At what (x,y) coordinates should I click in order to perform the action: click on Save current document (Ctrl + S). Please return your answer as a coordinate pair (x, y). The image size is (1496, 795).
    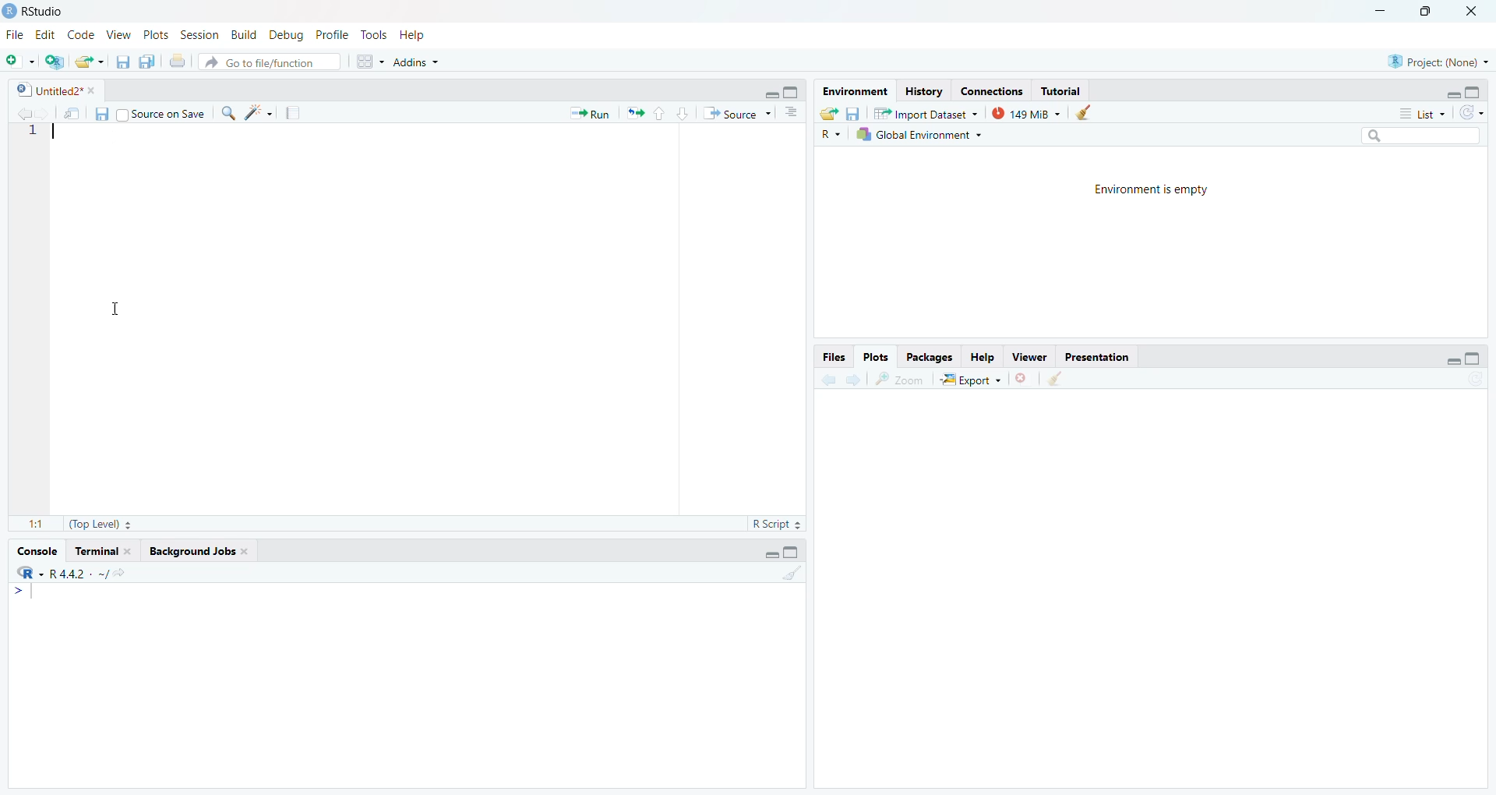
    Looking at the image, I should click on (104, 112).